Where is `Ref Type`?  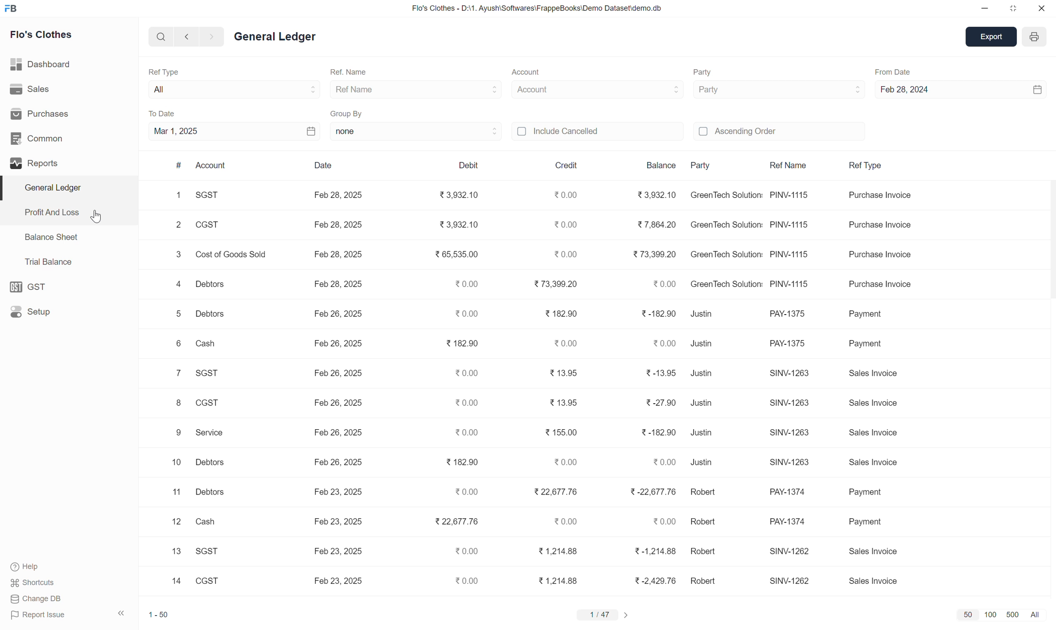
Ref Type is located at coordinates (172, 69).